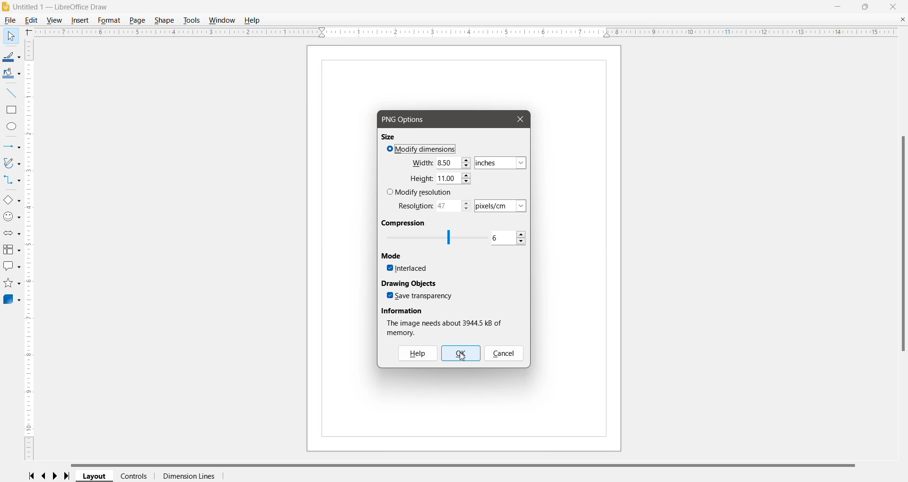 The height and width of the screenshot is (482, 908). What do you see at coordinates (454, 238) in the screenshot?
I see `Set Compression level` at bounding box center [454, 238].